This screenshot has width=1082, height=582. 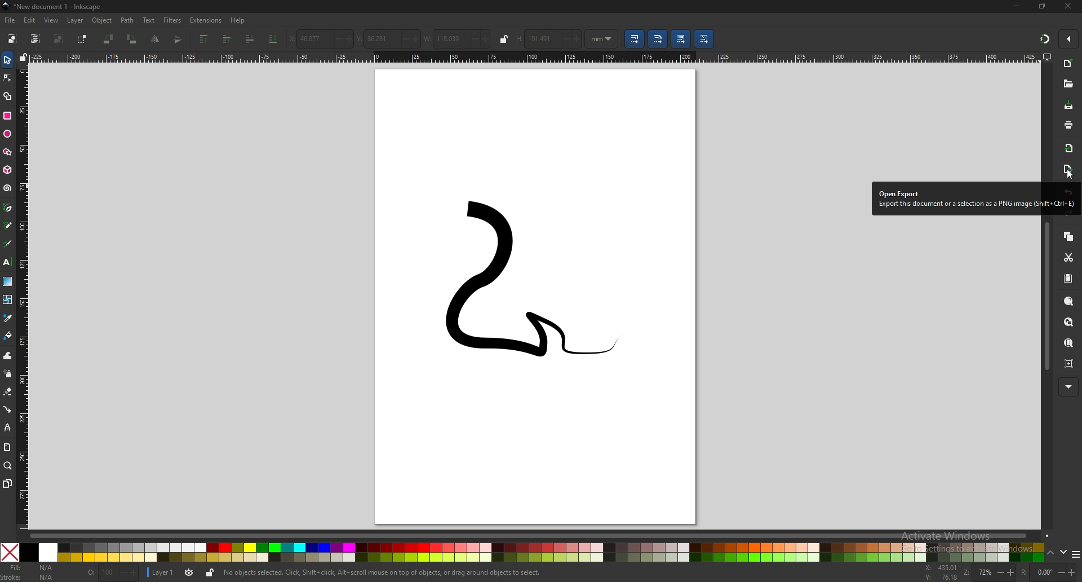 I want to click on lower selection one step, so click(x=251, y=38).